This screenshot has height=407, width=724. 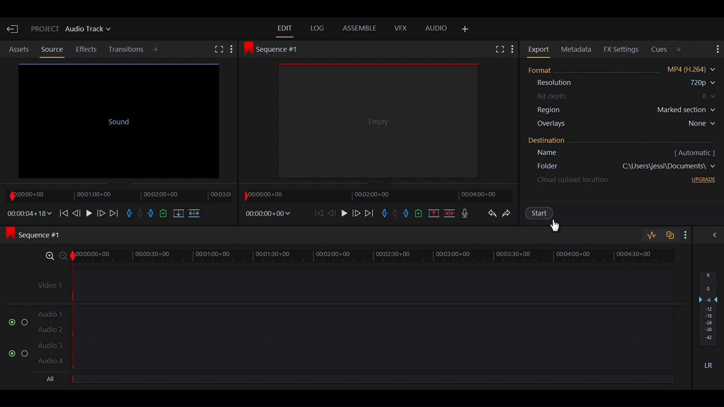 What do you see at coordinates (563, 84) in the screenshot?
I see `Resolution` at bounding box center [563, 84].